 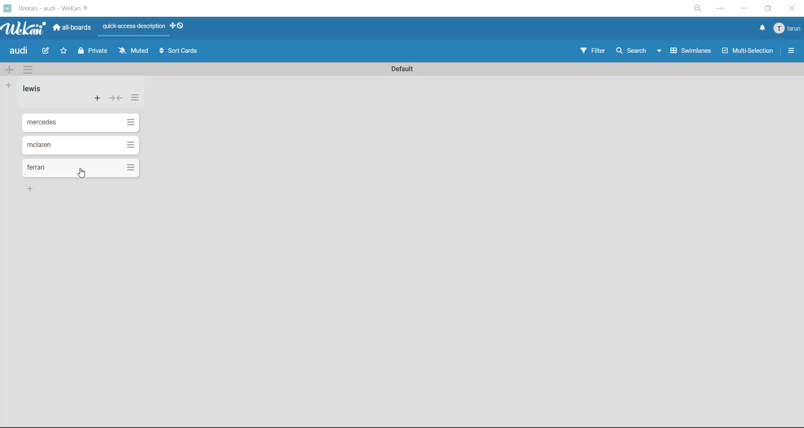 What do you see at coordinates (639, 50) in the screenshot?
I see `search` at bounding box center [639, 50].